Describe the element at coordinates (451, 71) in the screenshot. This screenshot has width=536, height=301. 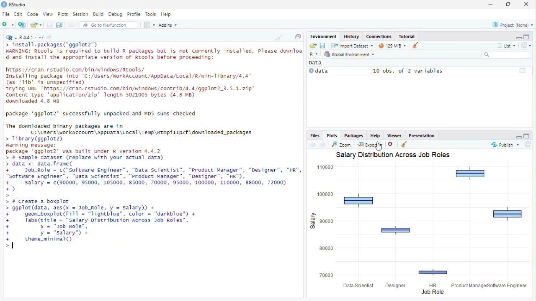
I see `10 obs, of 2 variables` at that location.